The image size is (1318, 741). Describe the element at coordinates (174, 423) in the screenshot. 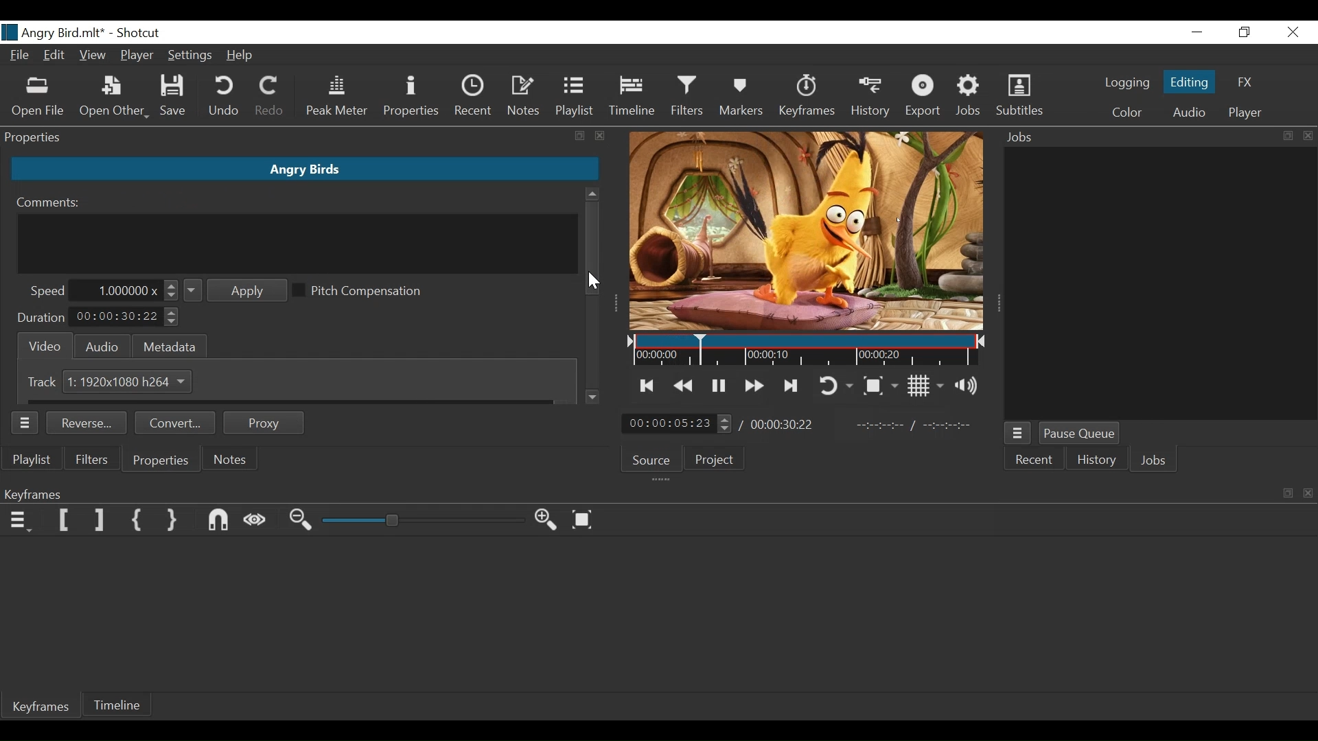

I see `Convert` at that location.